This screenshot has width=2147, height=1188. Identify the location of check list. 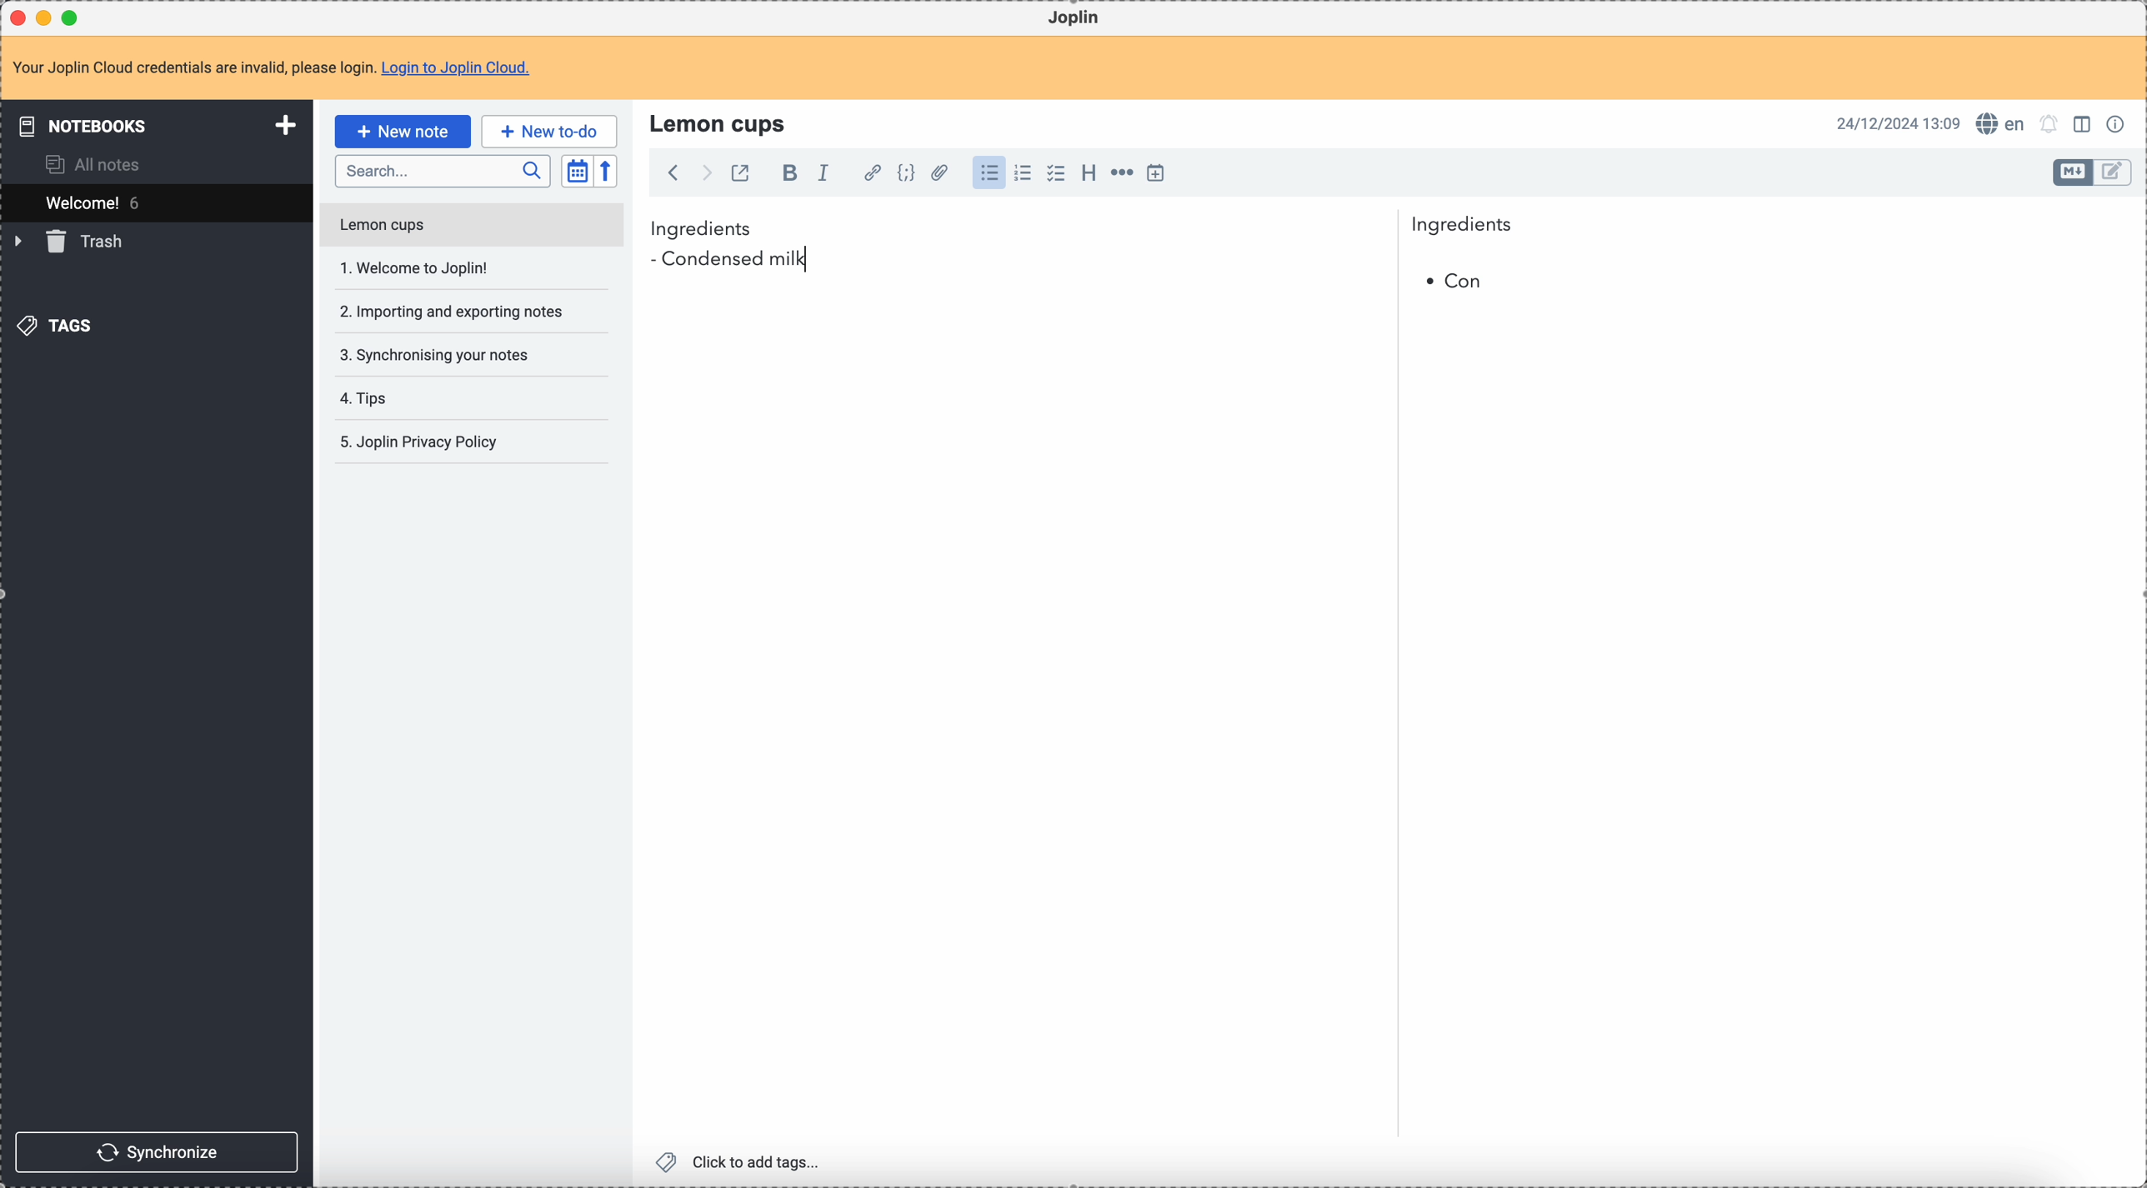
(1055, 173).